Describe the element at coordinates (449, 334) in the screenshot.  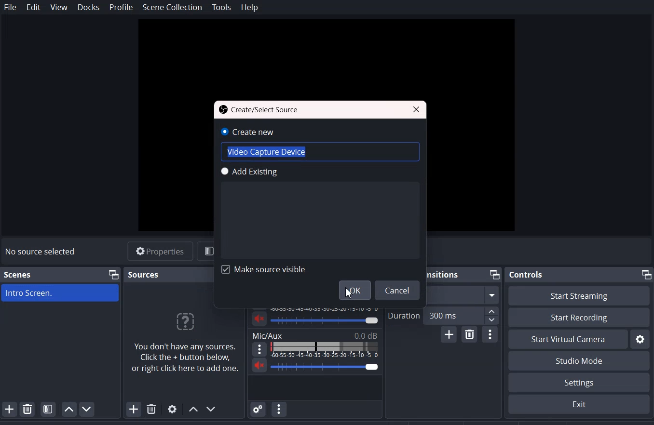
I see `Add Configurable transition` at that location.